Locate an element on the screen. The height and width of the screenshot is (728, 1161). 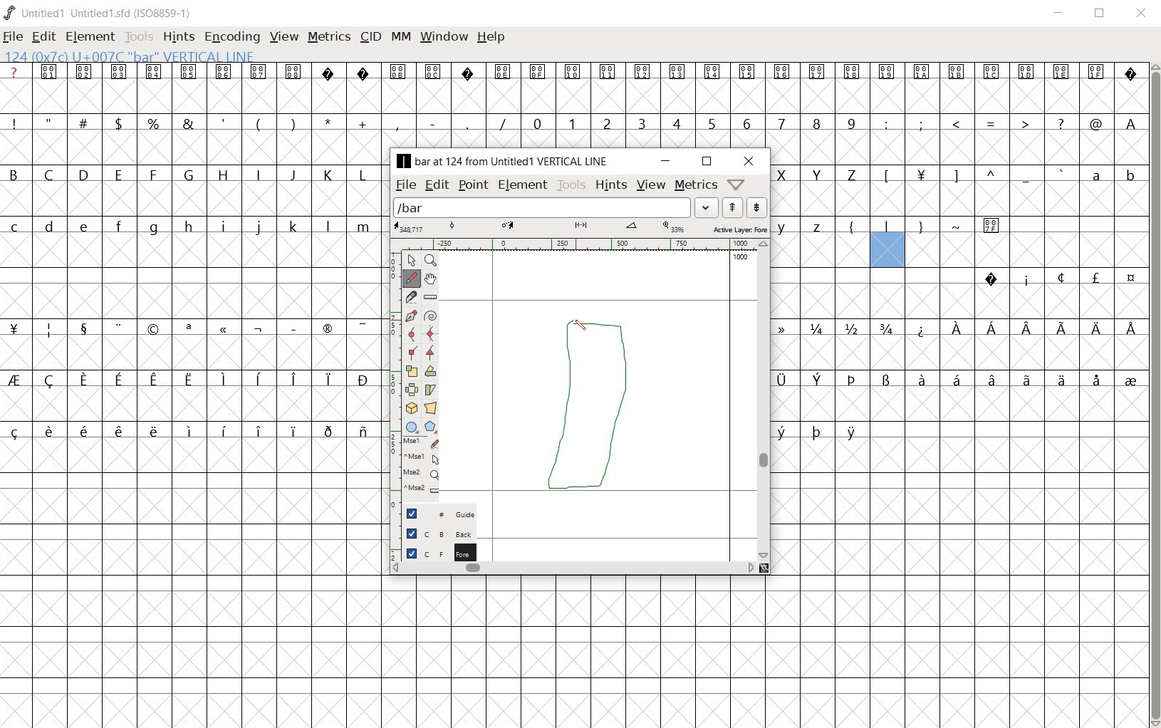
point is located at coordinates (473, 184).